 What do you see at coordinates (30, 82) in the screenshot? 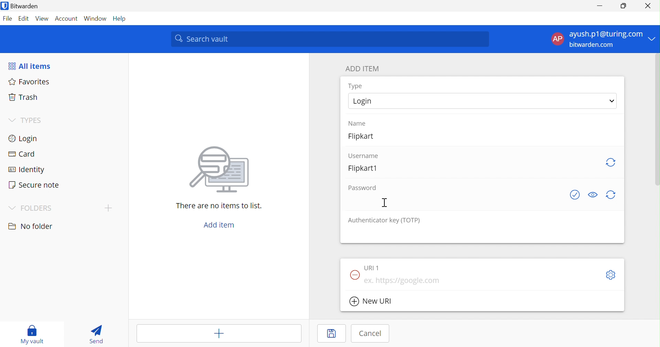
I see `Favorites` at bounding box center [30, 82].